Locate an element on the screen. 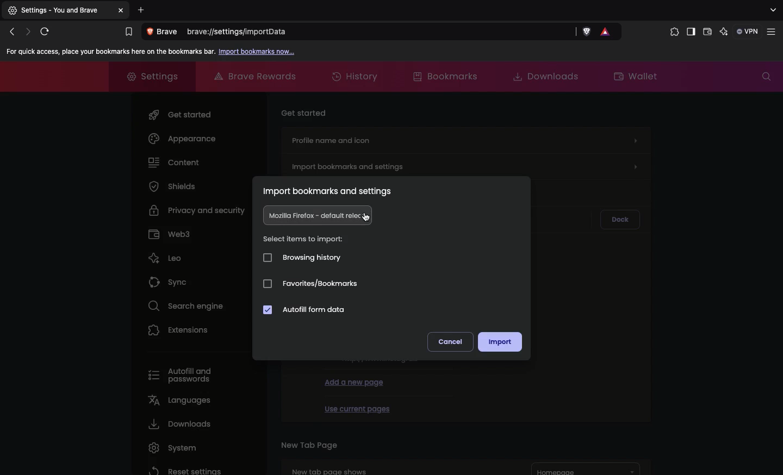  Brave rewards is located at coordinates (257, 76).